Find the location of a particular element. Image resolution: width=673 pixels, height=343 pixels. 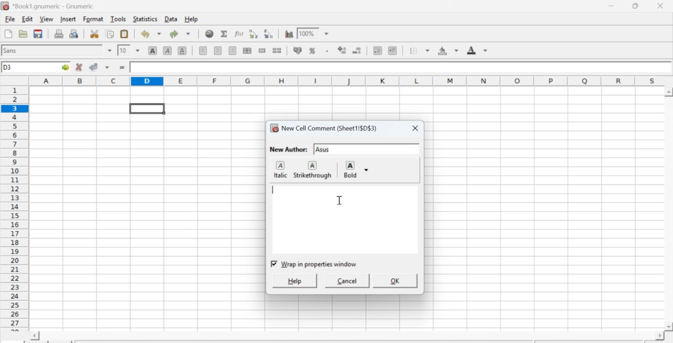

Cut is located at coordinates (95, 34).